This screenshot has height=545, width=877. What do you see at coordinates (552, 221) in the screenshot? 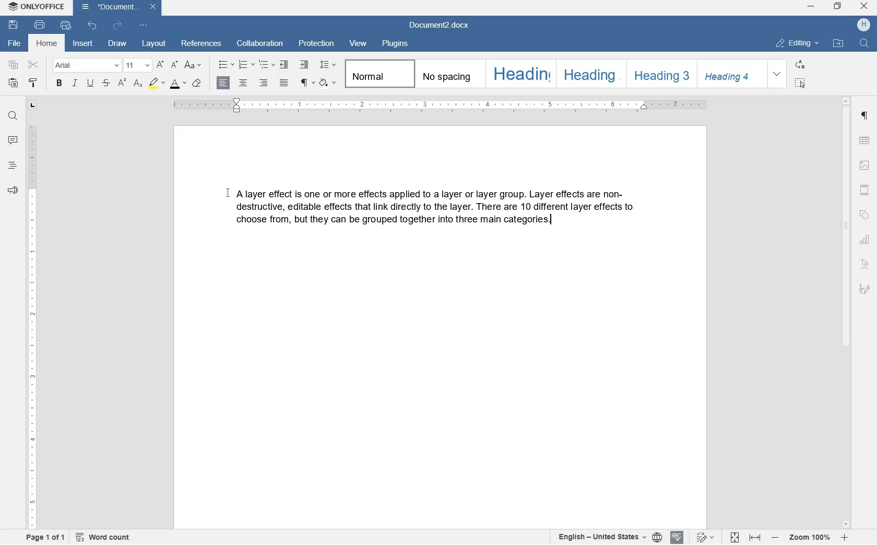
I see `EDITOR` at bounding box center [552, 221].